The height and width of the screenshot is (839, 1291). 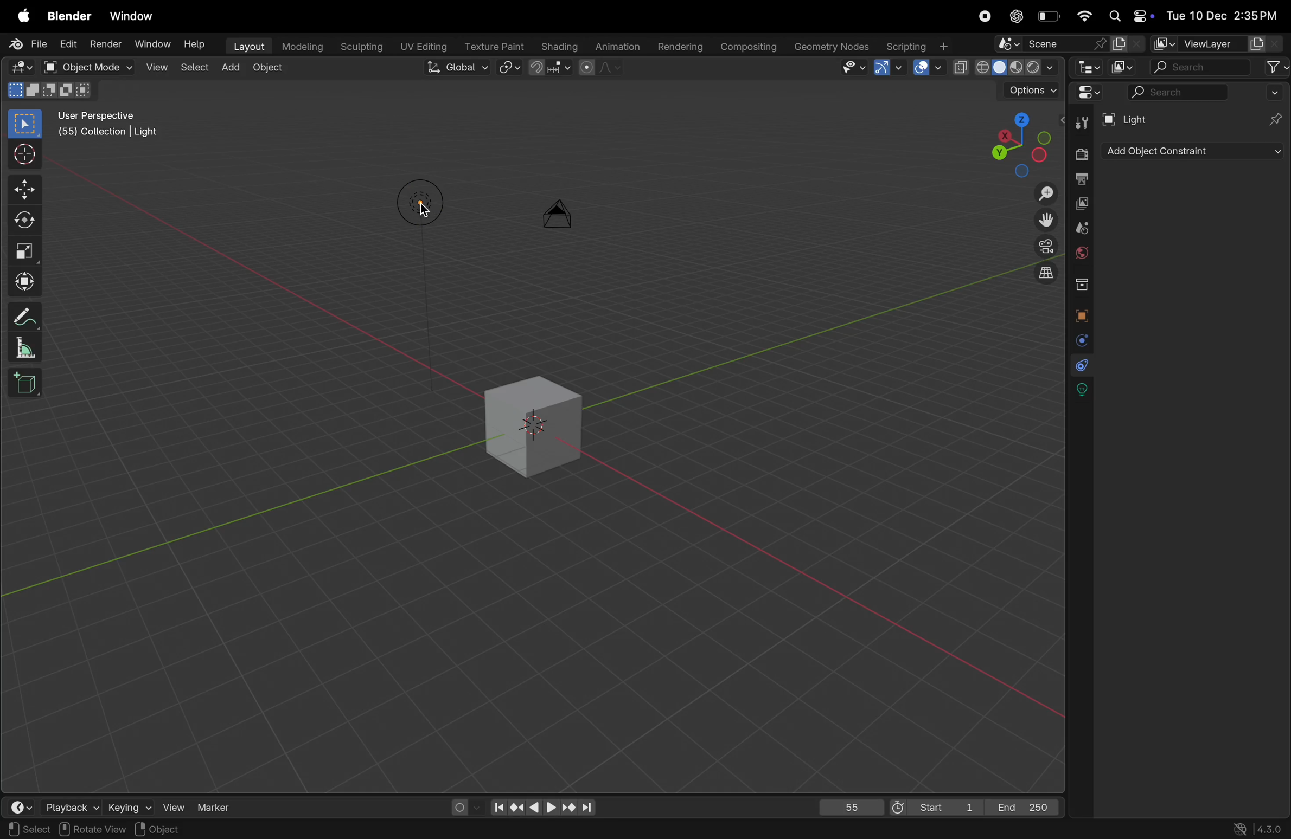 I want to click on scripting, so click(x=918, y=47).